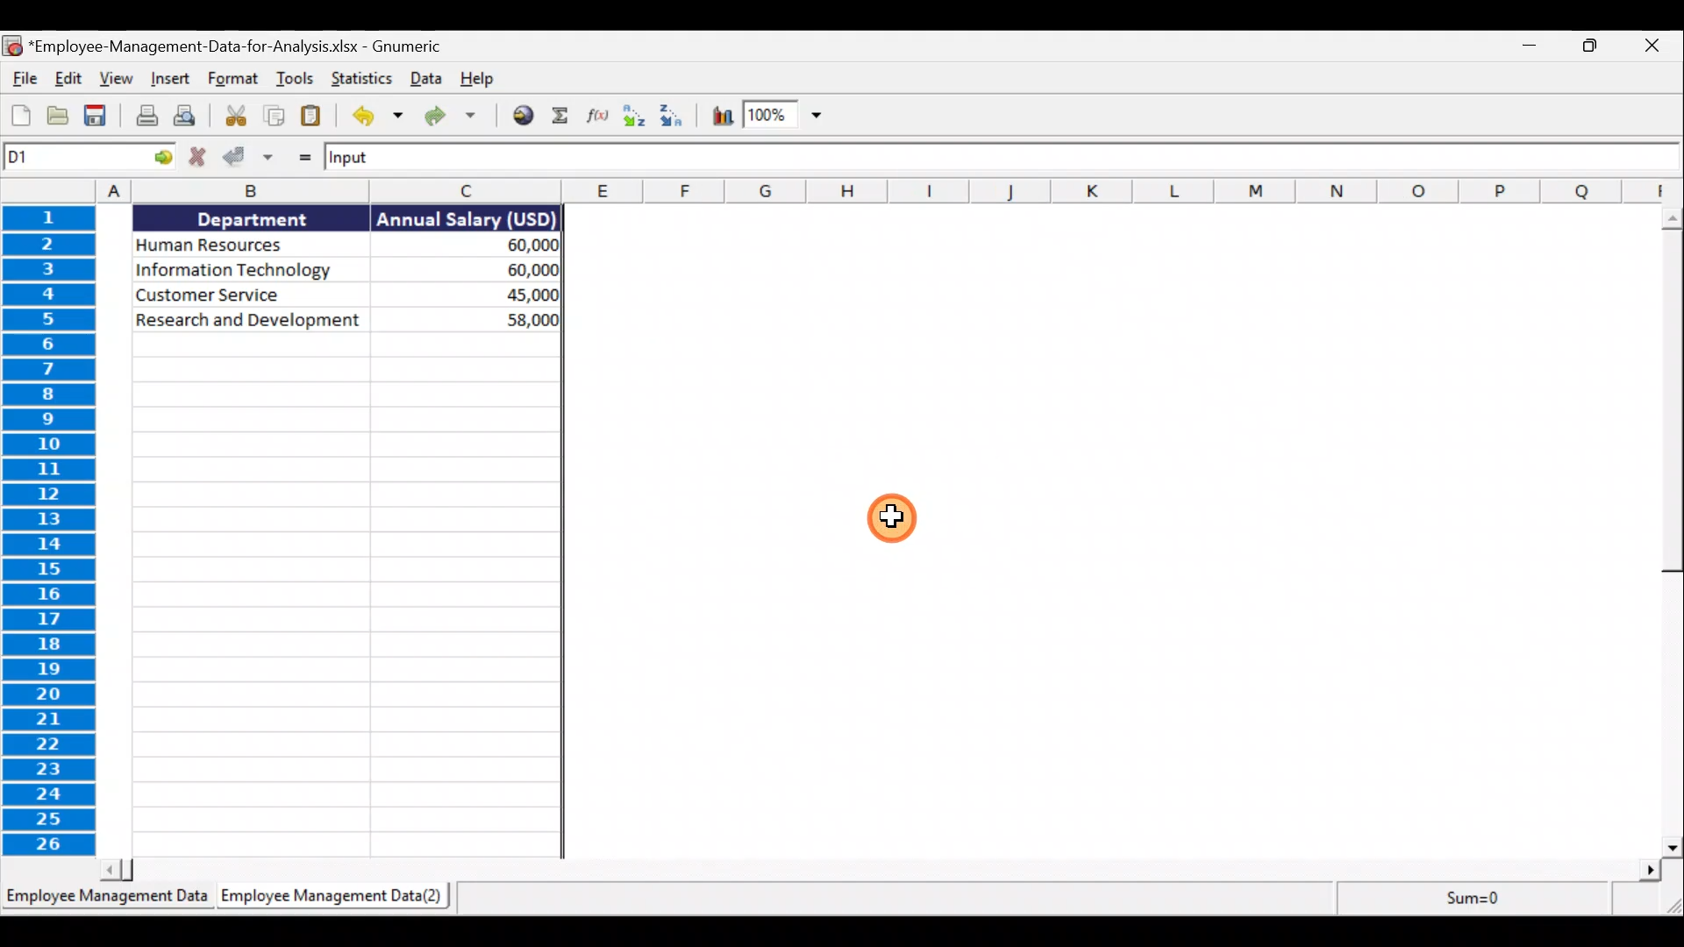 The width and height of the screenshot is (1684, 947). I want to click on Minimise, so click(1528, 46).